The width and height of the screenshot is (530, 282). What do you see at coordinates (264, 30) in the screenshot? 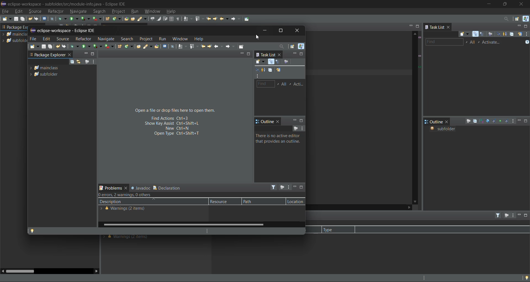
I see `minimize` at bounding box center [264, 30].